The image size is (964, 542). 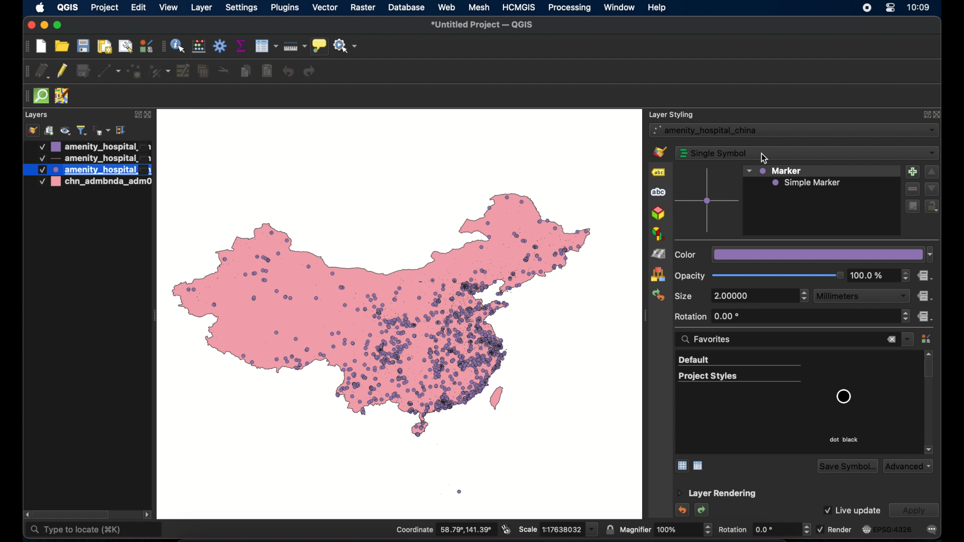 What do you see at coordinates (44, 26) in the screenshot?
I see `minimize` at bounding box center [44, 26].